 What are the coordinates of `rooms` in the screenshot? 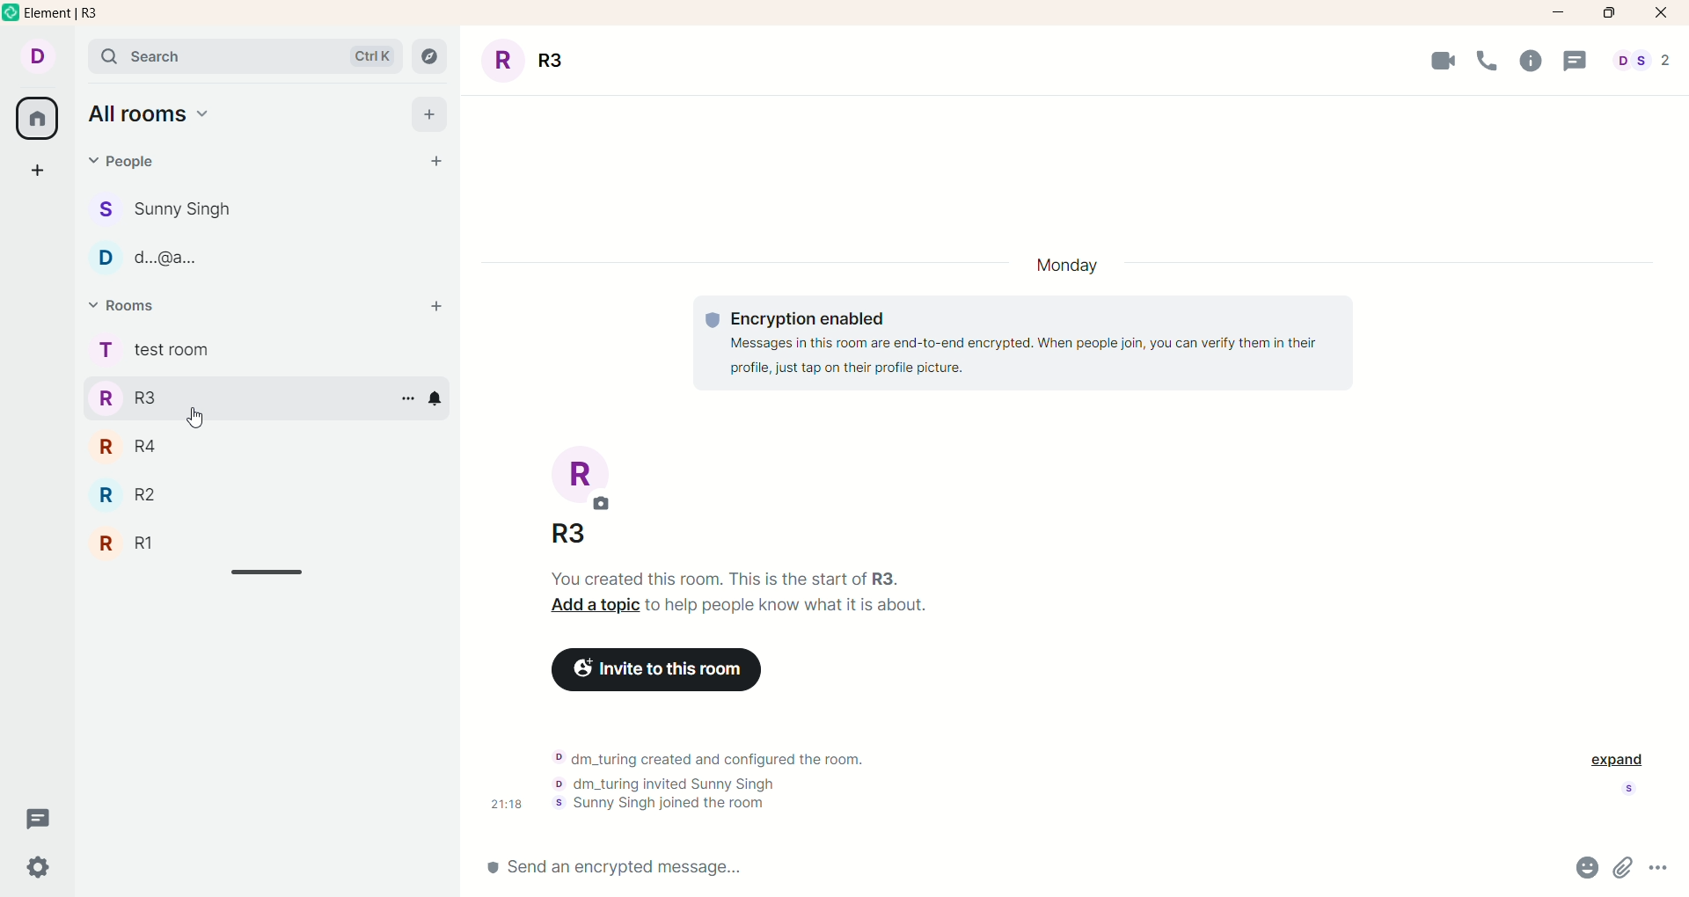 It's located at (156, 348).